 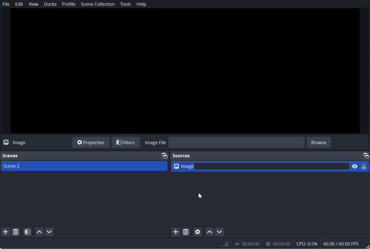 What do you see at coordinates (366, 155) in the screenshot?
I see `Maximum` at bounding box center [366, 155].